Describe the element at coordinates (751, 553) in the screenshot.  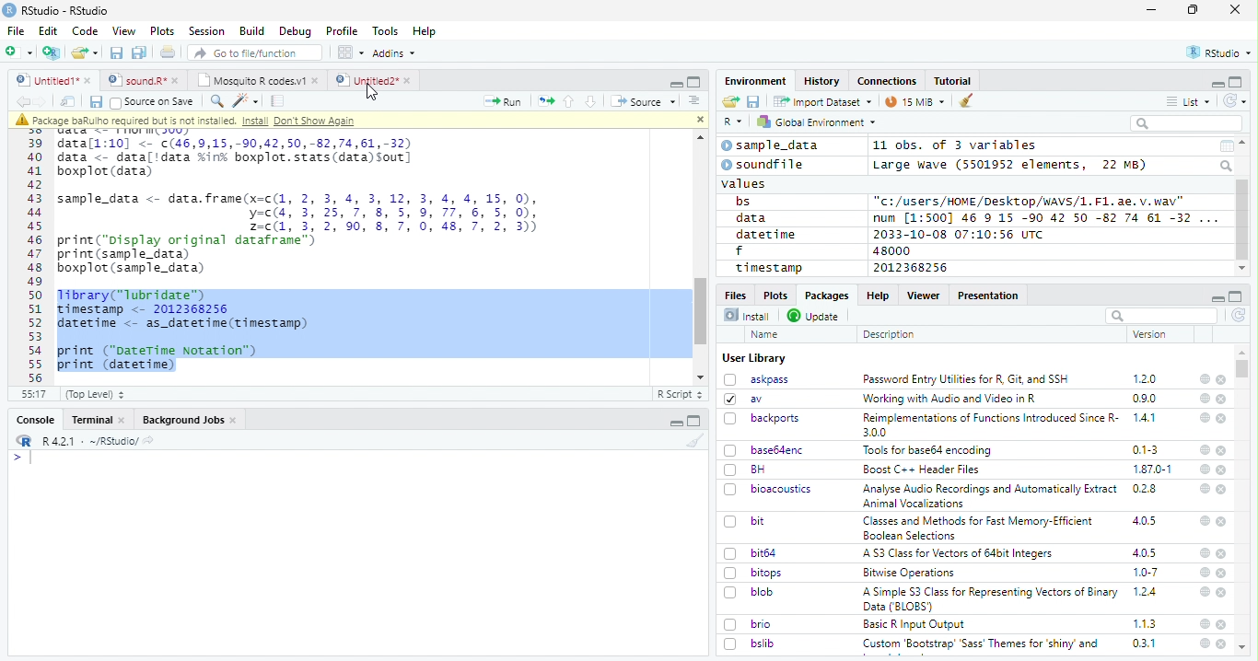
I see `bit64` at that location.